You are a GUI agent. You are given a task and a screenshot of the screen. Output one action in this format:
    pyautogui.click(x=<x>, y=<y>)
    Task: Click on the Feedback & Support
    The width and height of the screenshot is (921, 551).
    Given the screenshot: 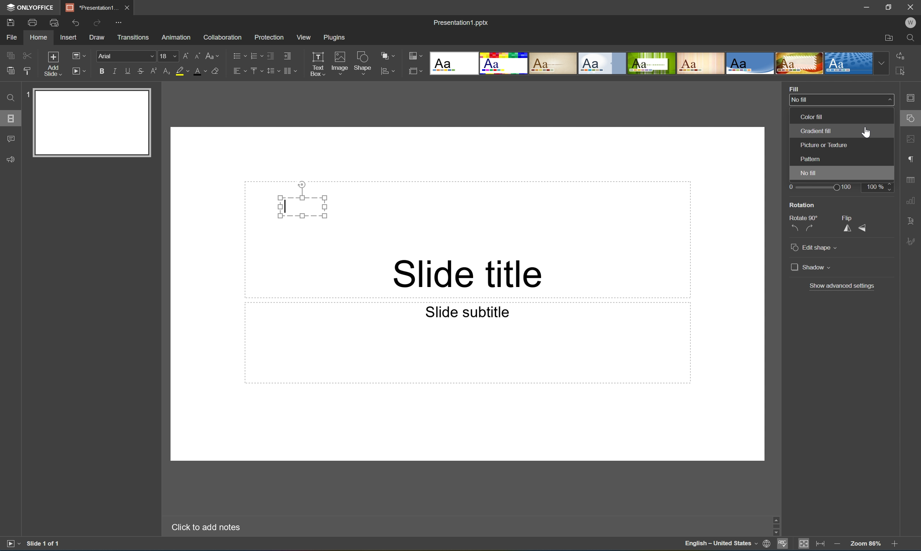 What is the action you would take?
    pyautogui.click(x=12, y=159)
    